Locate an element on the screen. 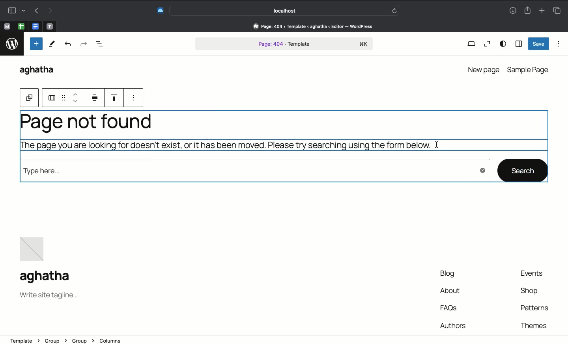 Image resolution: width=568 pixels, height=345 pixels. space is located at coordinates (96, 98).